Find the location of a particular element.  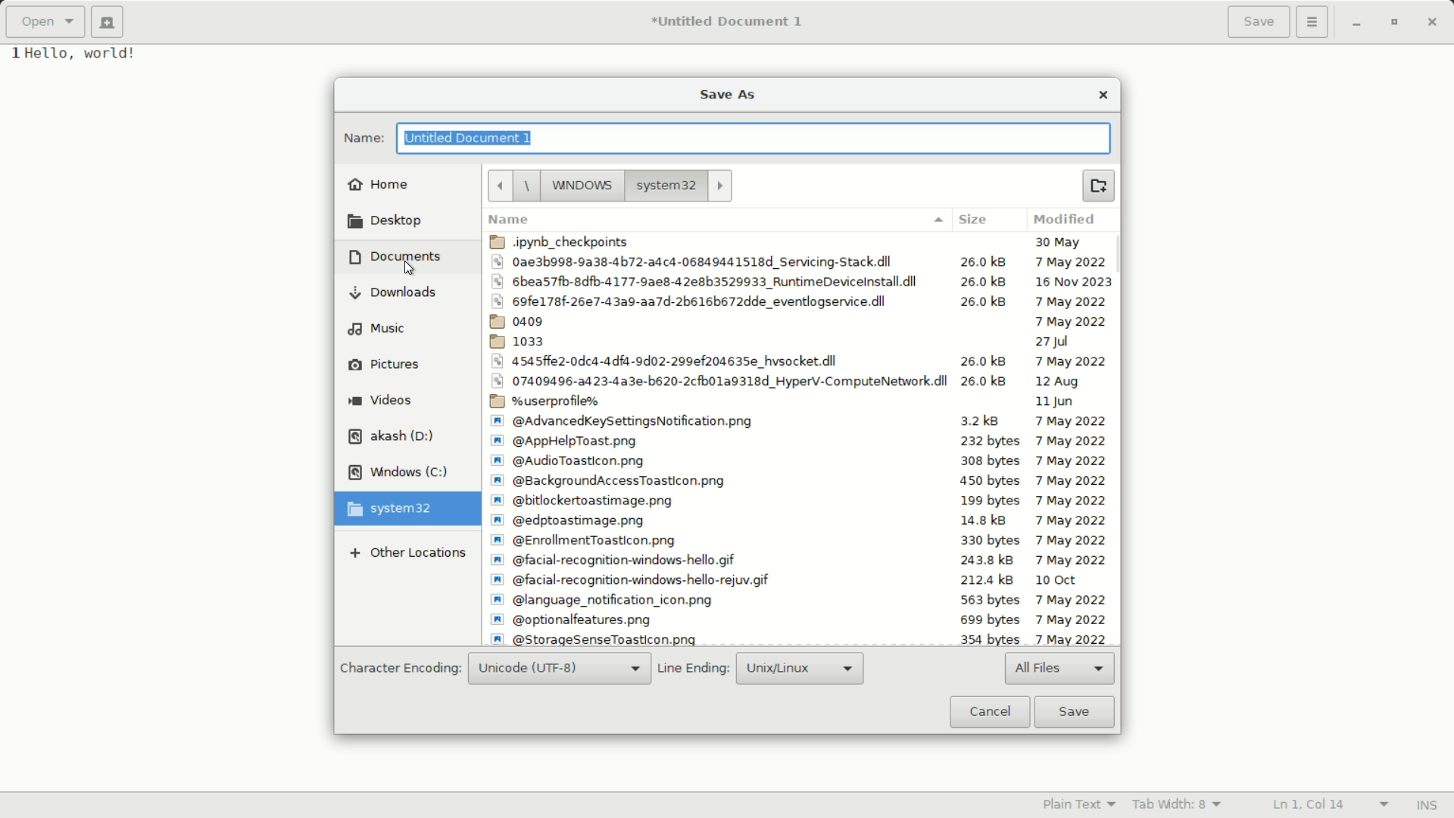

maximize or restore is located at coordinates (1399, 24).